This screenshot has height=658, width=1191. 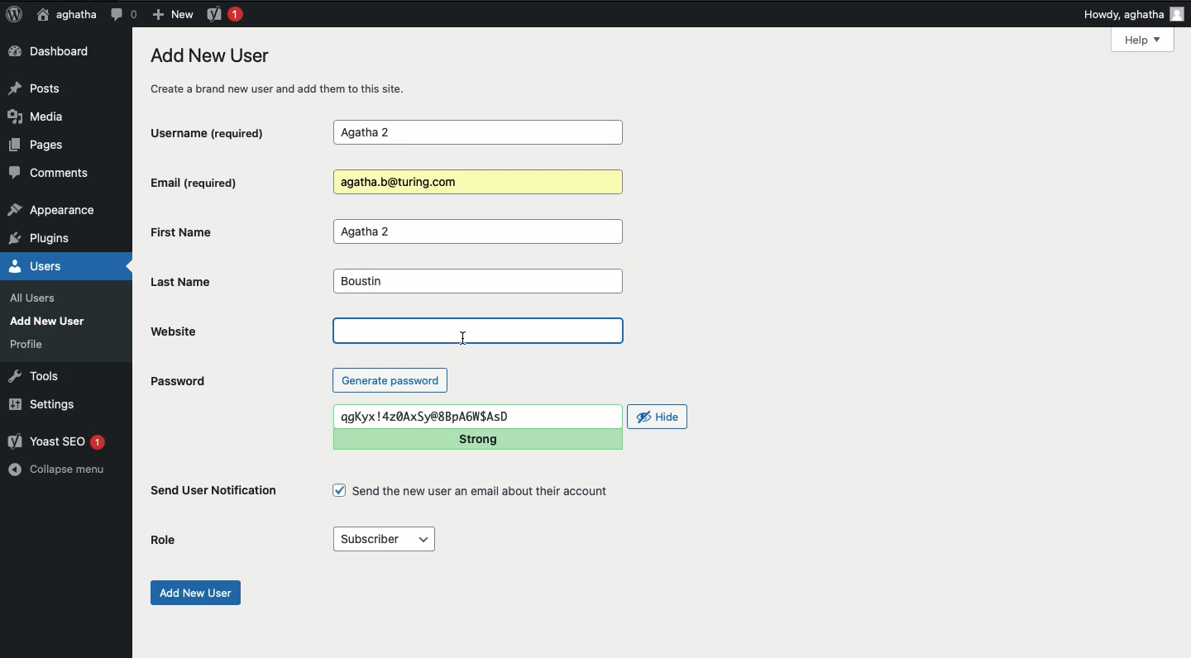 I want to click on Help, so click(x=1142, y=40).